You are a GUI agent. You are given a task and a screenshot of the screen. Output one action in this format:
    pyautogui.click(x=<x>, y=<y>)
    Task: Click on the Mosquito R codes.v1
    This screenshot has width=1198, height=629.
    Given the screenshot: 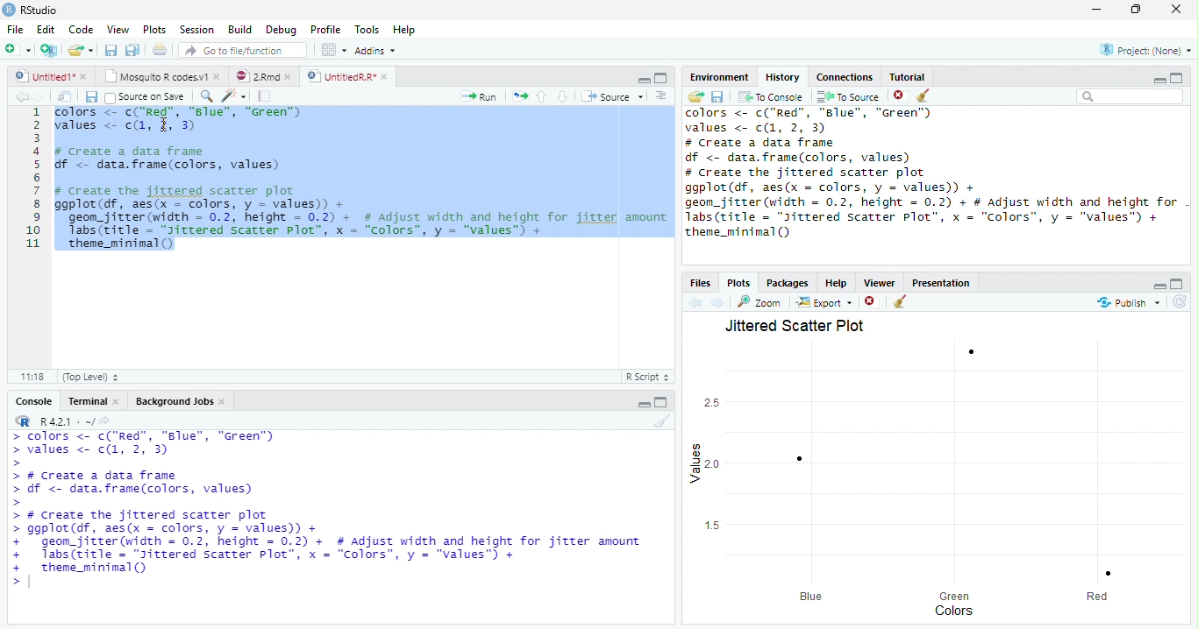 What is the action you would take?
    pyautogui.click(x=153, y=76)
    